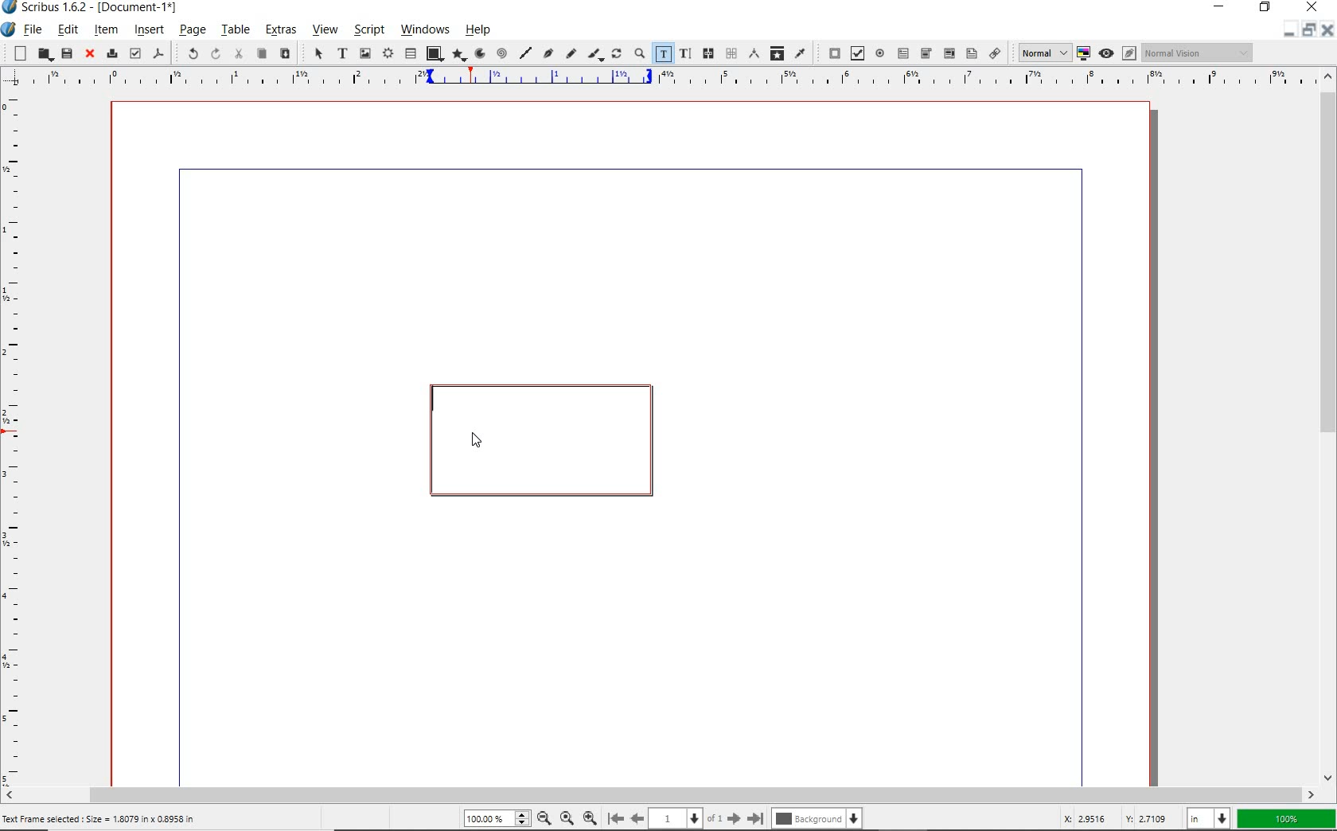 The width and height of the screenshot is (1337, 831). Describe the element at coordinates (1199, 54) in the screenshot. I see `Normal Vision` at that location.